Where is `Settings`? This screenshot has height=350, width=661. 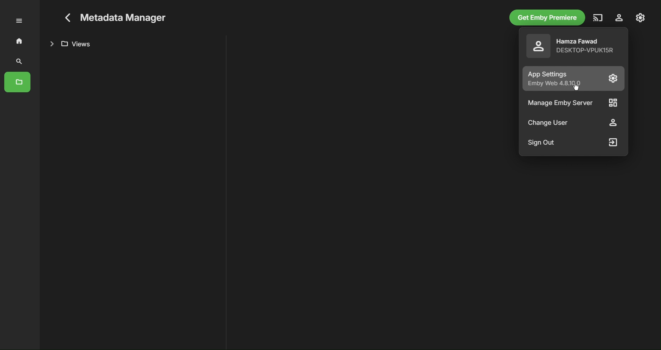
Settings is located at coordinates (640, 18).